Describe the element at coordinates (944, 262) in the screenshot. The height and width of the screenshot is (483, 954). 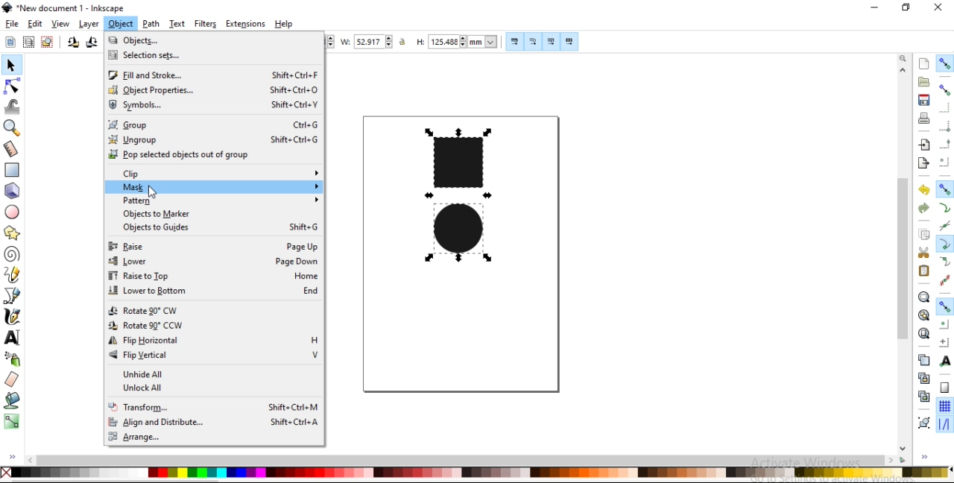
I see `snap smooth nodes` at that location.